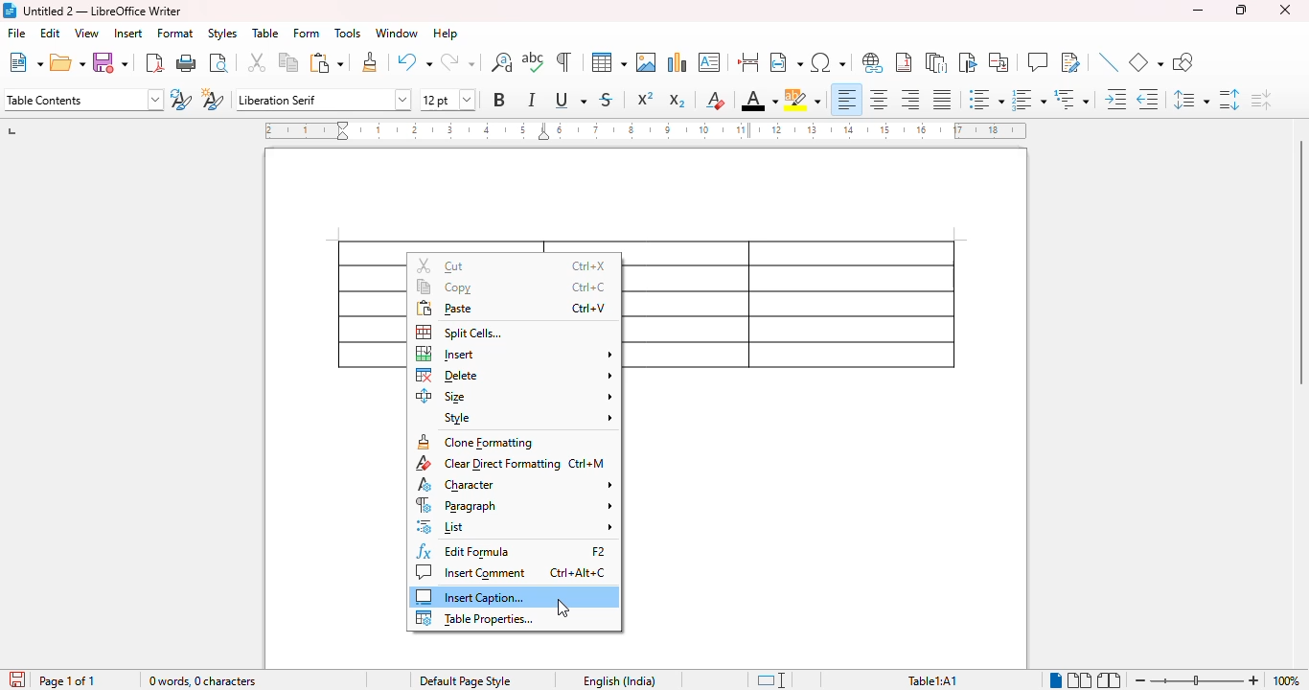  Describe the element at coordinates (328, 63) in the screenshot. I see `paste` at that location.